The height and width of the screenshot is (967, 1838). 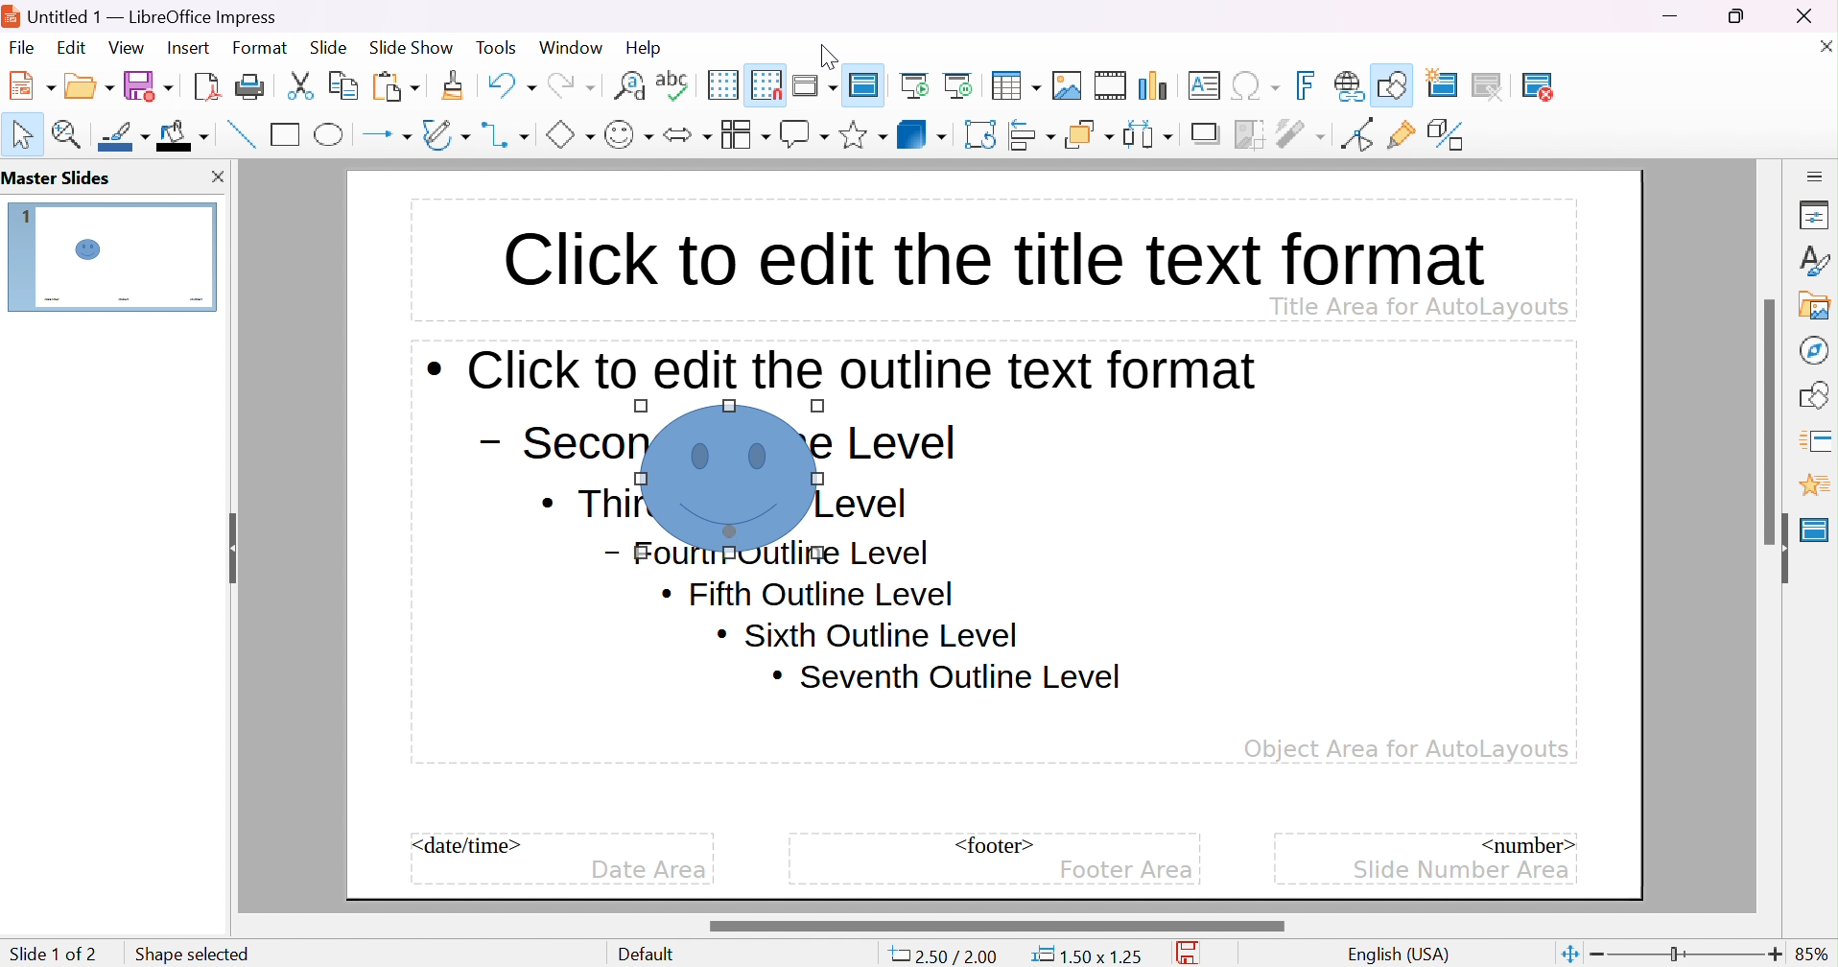 I want to click on flowchart, so click(x=744, y=134).